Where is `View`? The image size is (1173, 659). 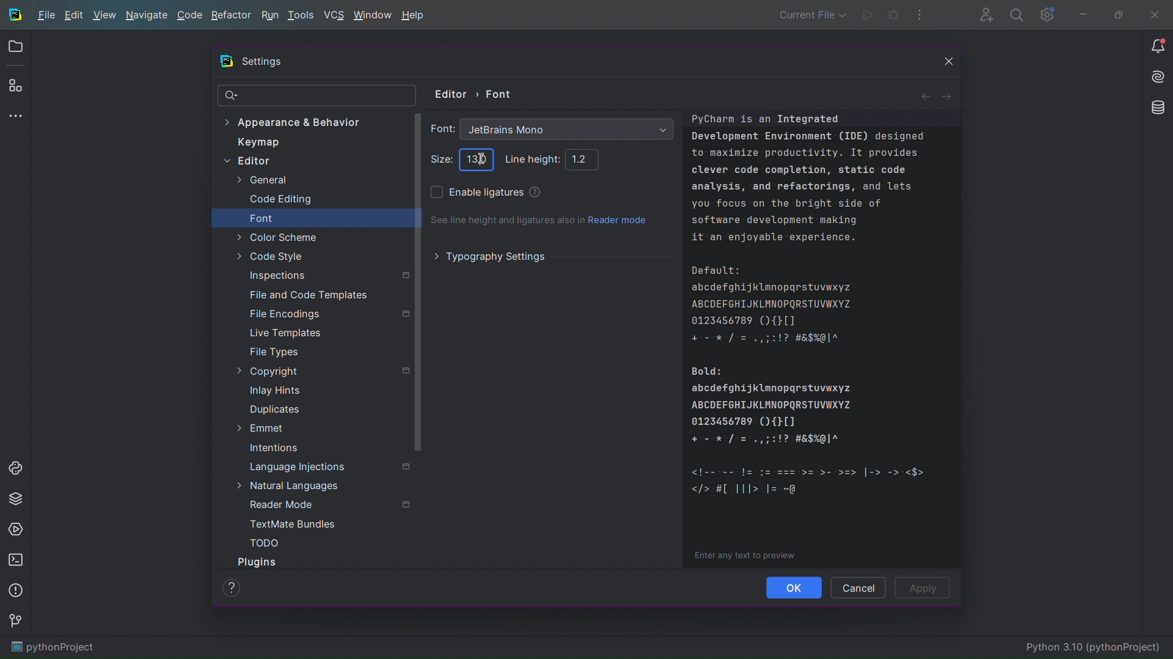
View is located at coordinates (104, 17).